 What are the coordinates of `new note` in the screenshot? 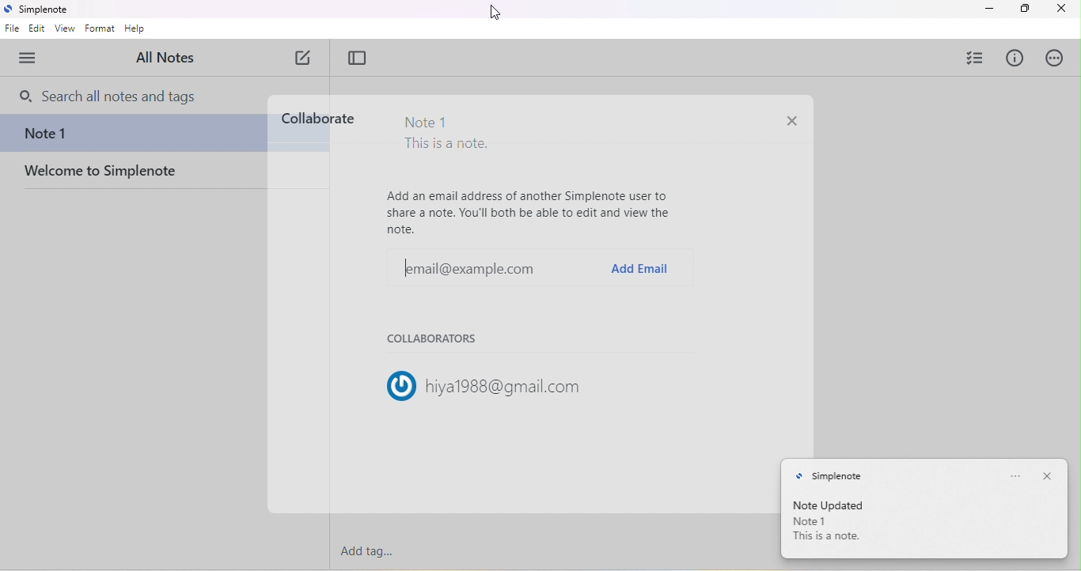 It's located at (305, 58).